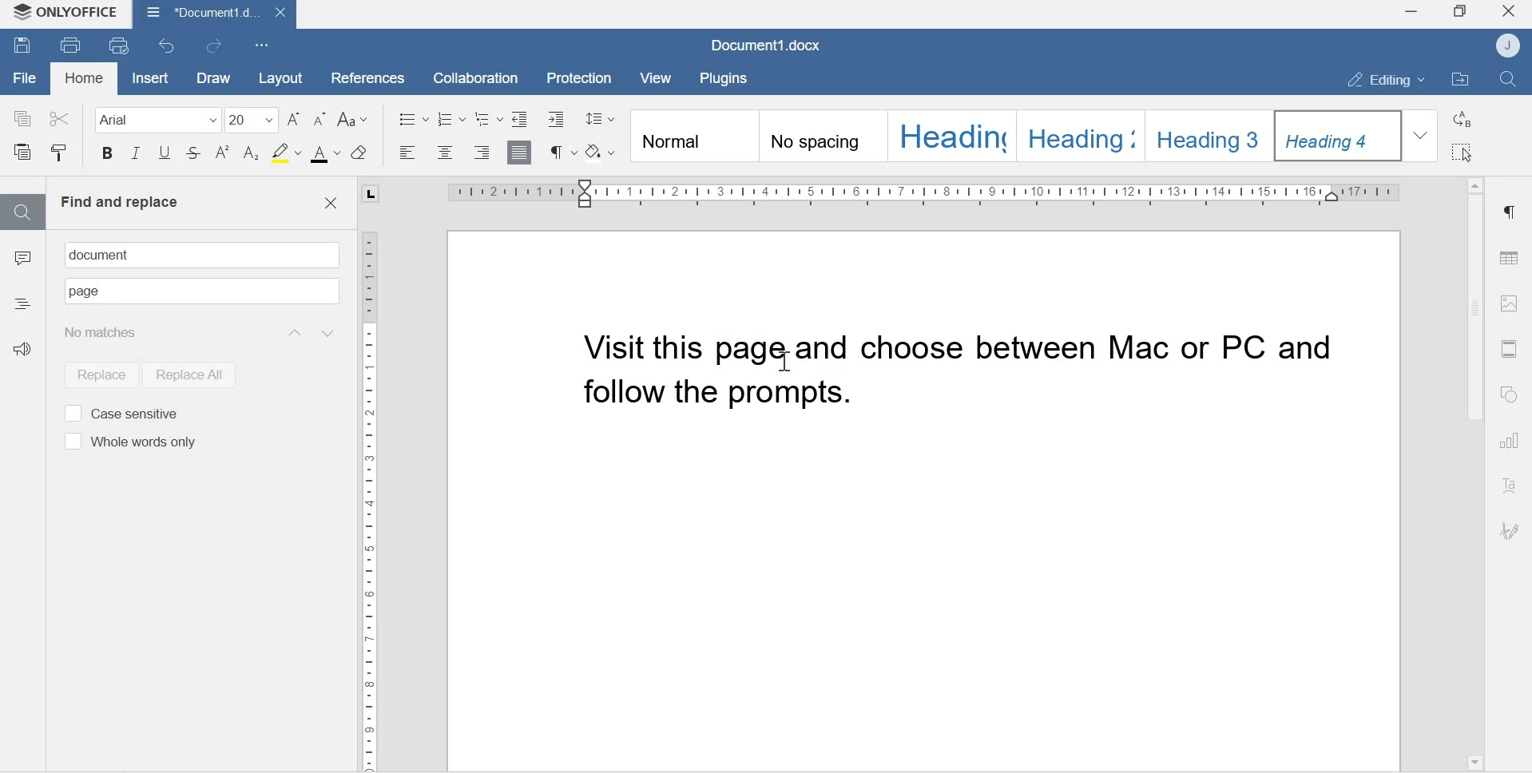 The height and width of the screenshot is (773, 1532). I want to click on Decrement font sizw, so click(320, 120).